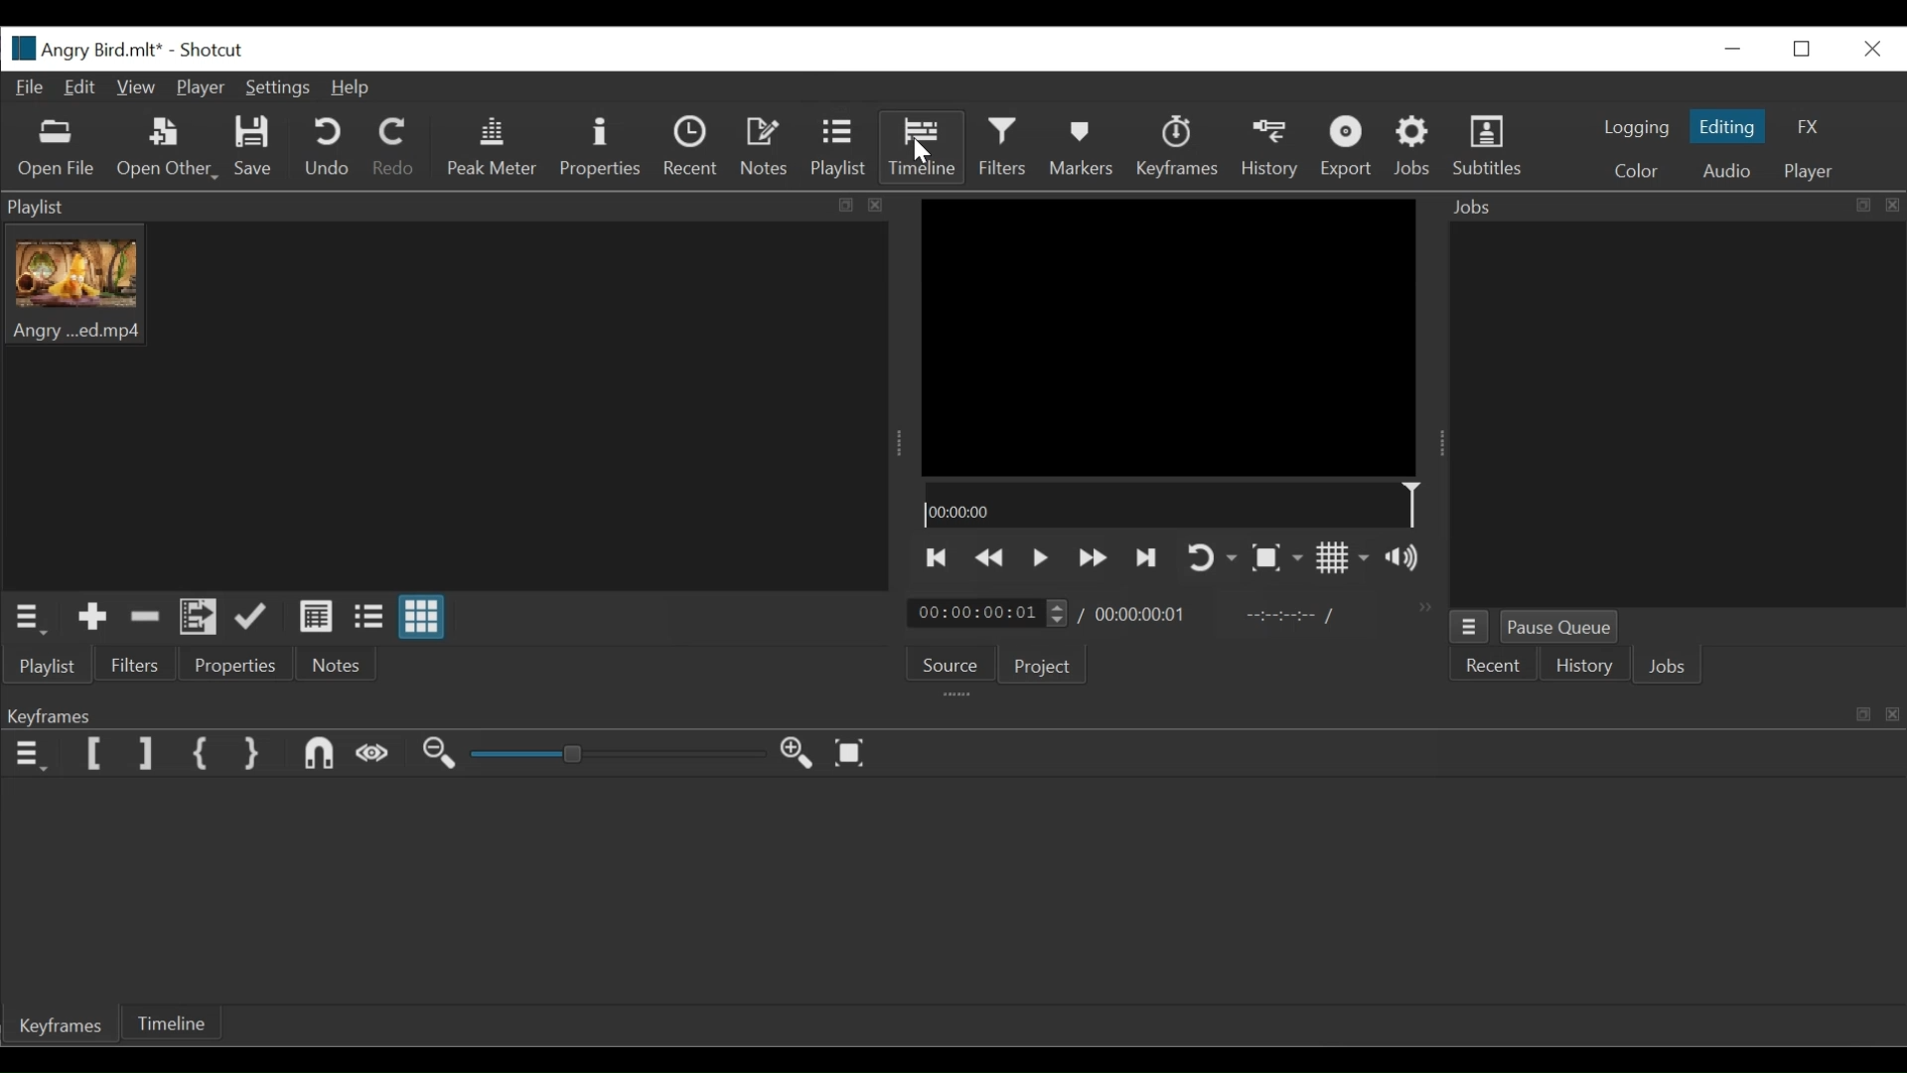  Describe the element at coordinates (988, 613) in the screenshot. I see `Current duration` at that location.